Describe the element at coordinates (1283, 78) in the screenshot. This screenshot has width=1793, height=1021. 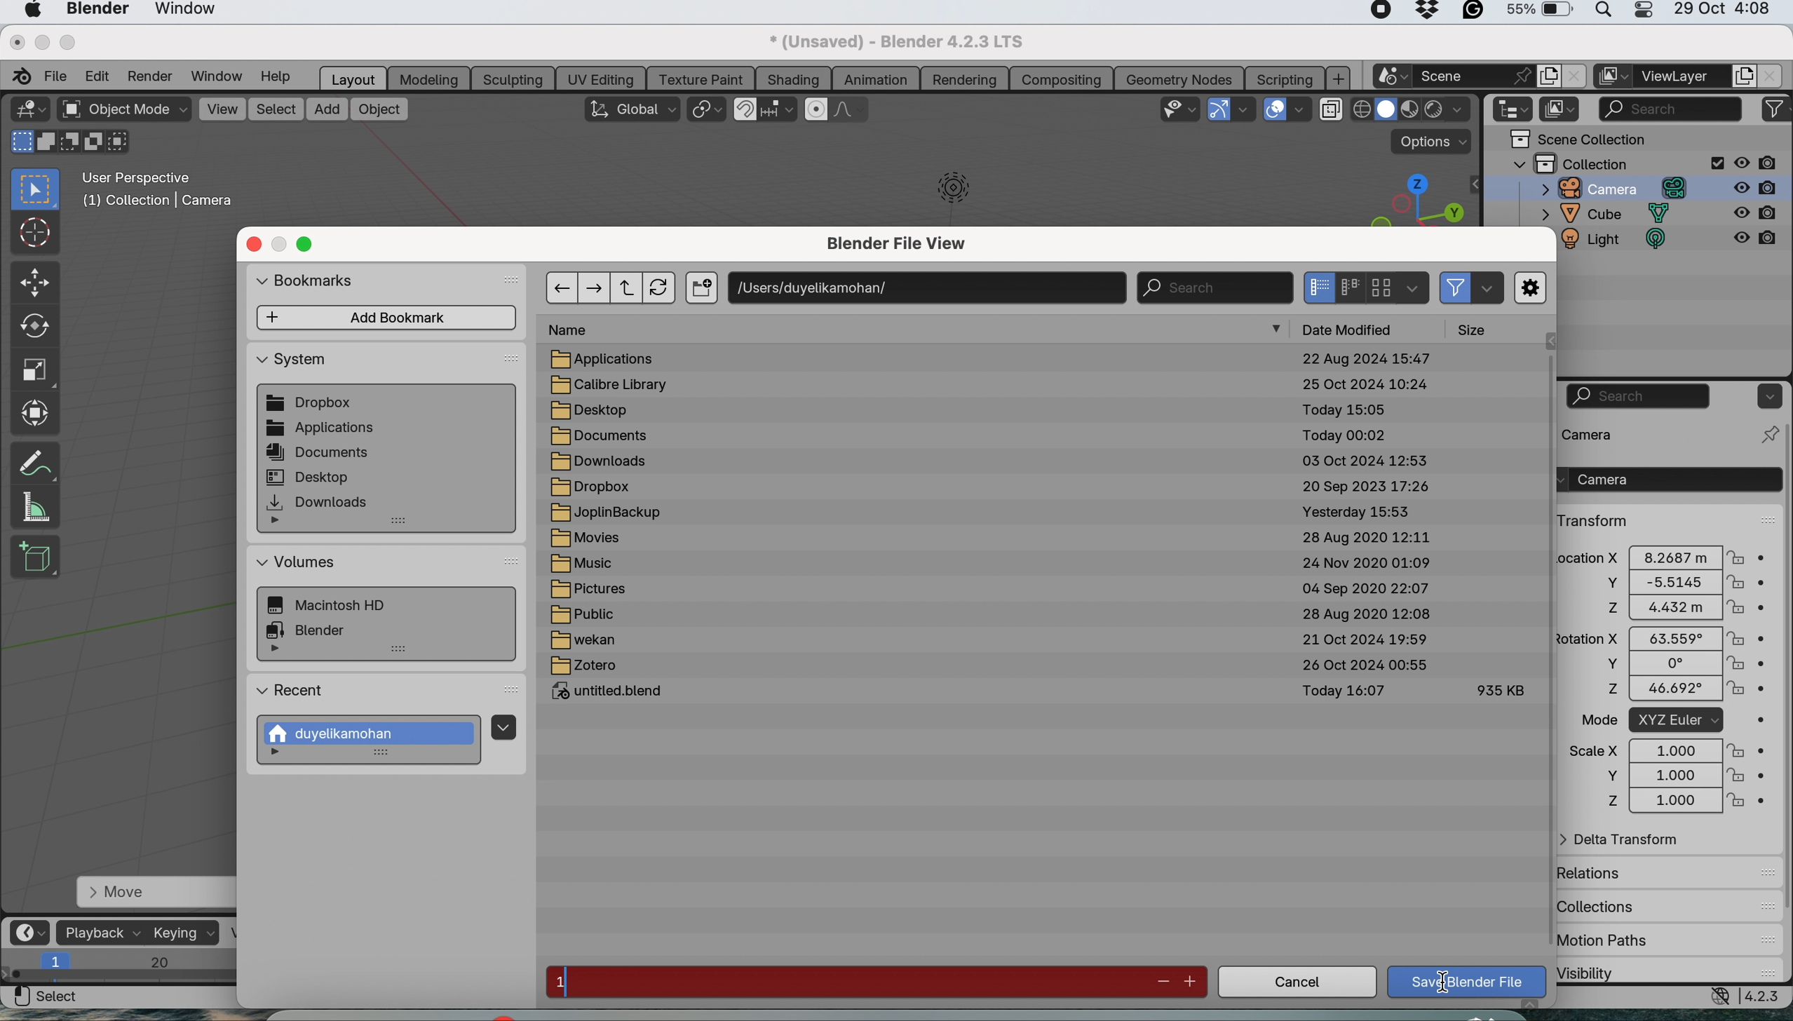
I see `scripting` at that location.